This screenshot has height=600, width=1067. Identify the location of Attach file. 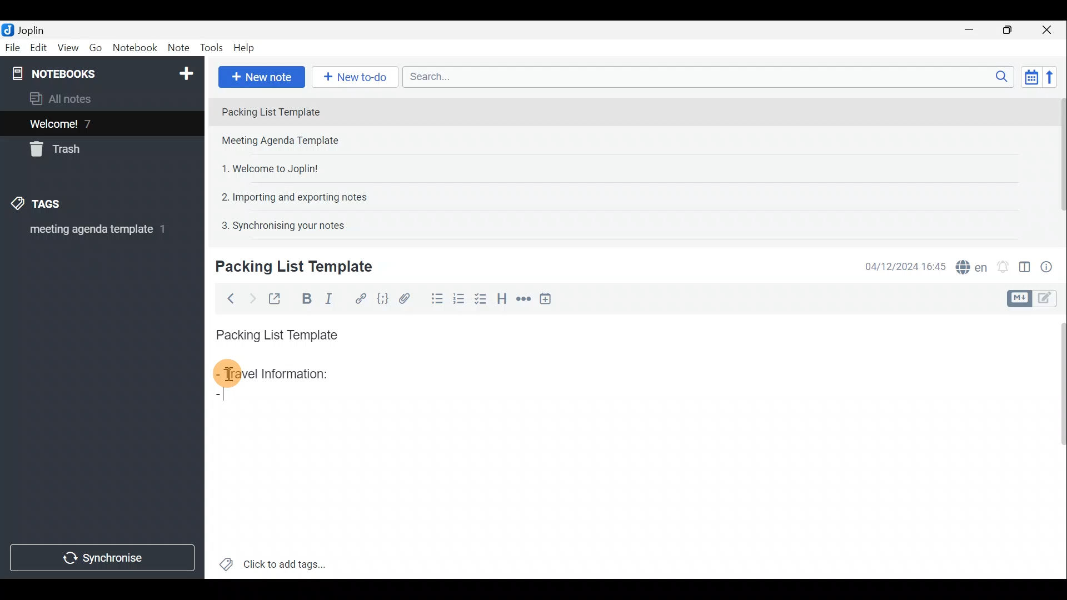
(405, 298).